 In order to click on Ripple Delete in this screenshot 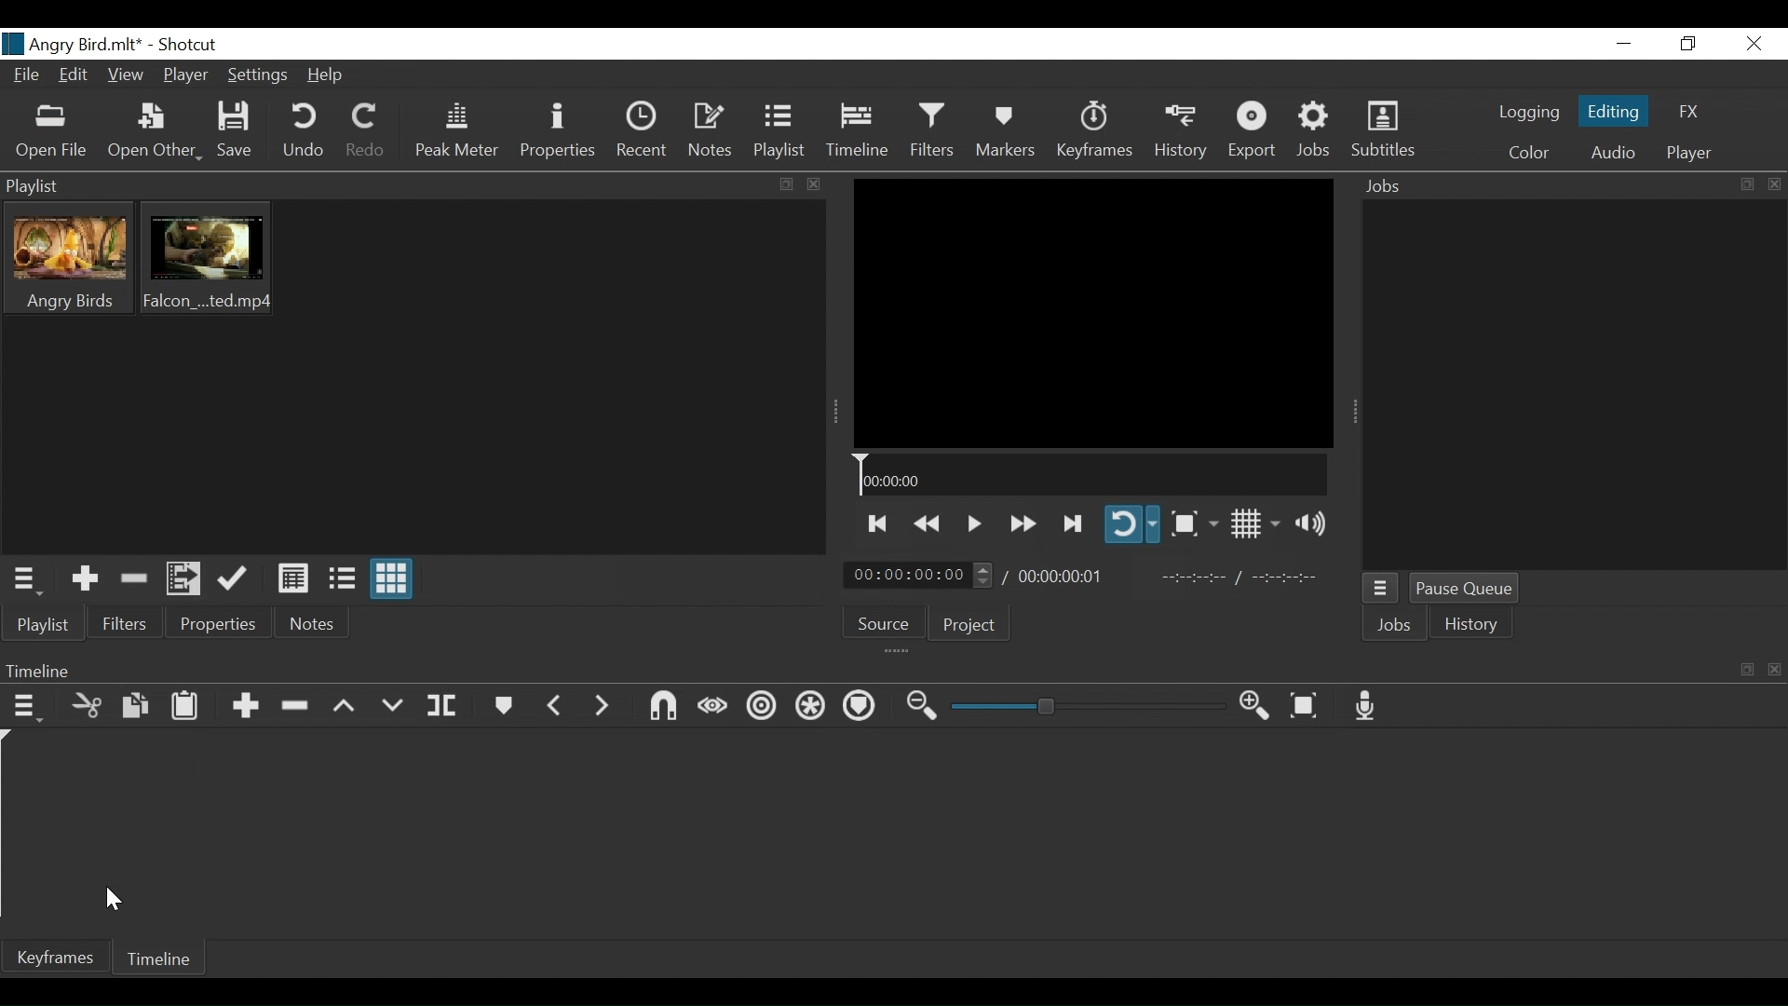, I will do `click(293, 707)`.